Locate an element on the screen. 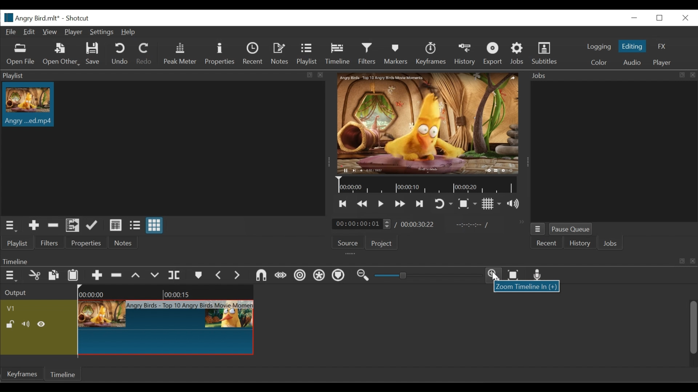  Filters is located at coordinates (49, 244).